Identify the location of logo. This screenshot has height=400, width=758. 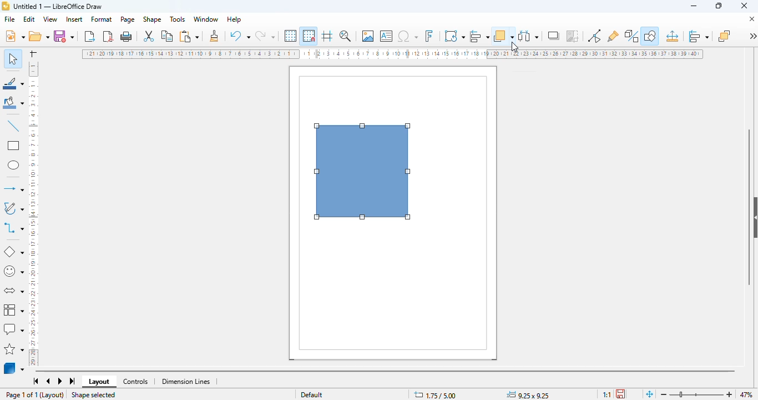
(6, 6).